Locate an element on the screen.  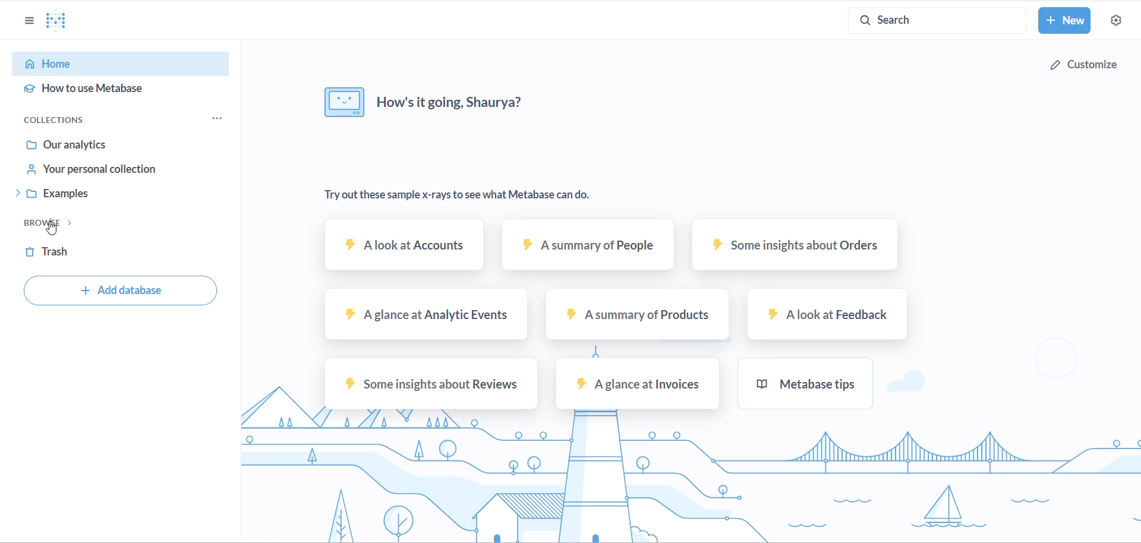
Add database is located at coordinates (121, 291).